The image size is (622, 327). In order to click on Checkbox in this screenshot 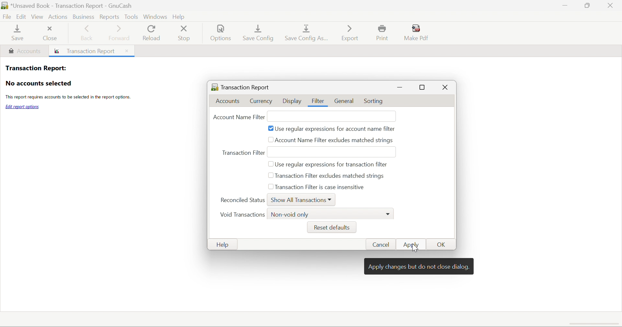, I will do `click(271, 129)`.